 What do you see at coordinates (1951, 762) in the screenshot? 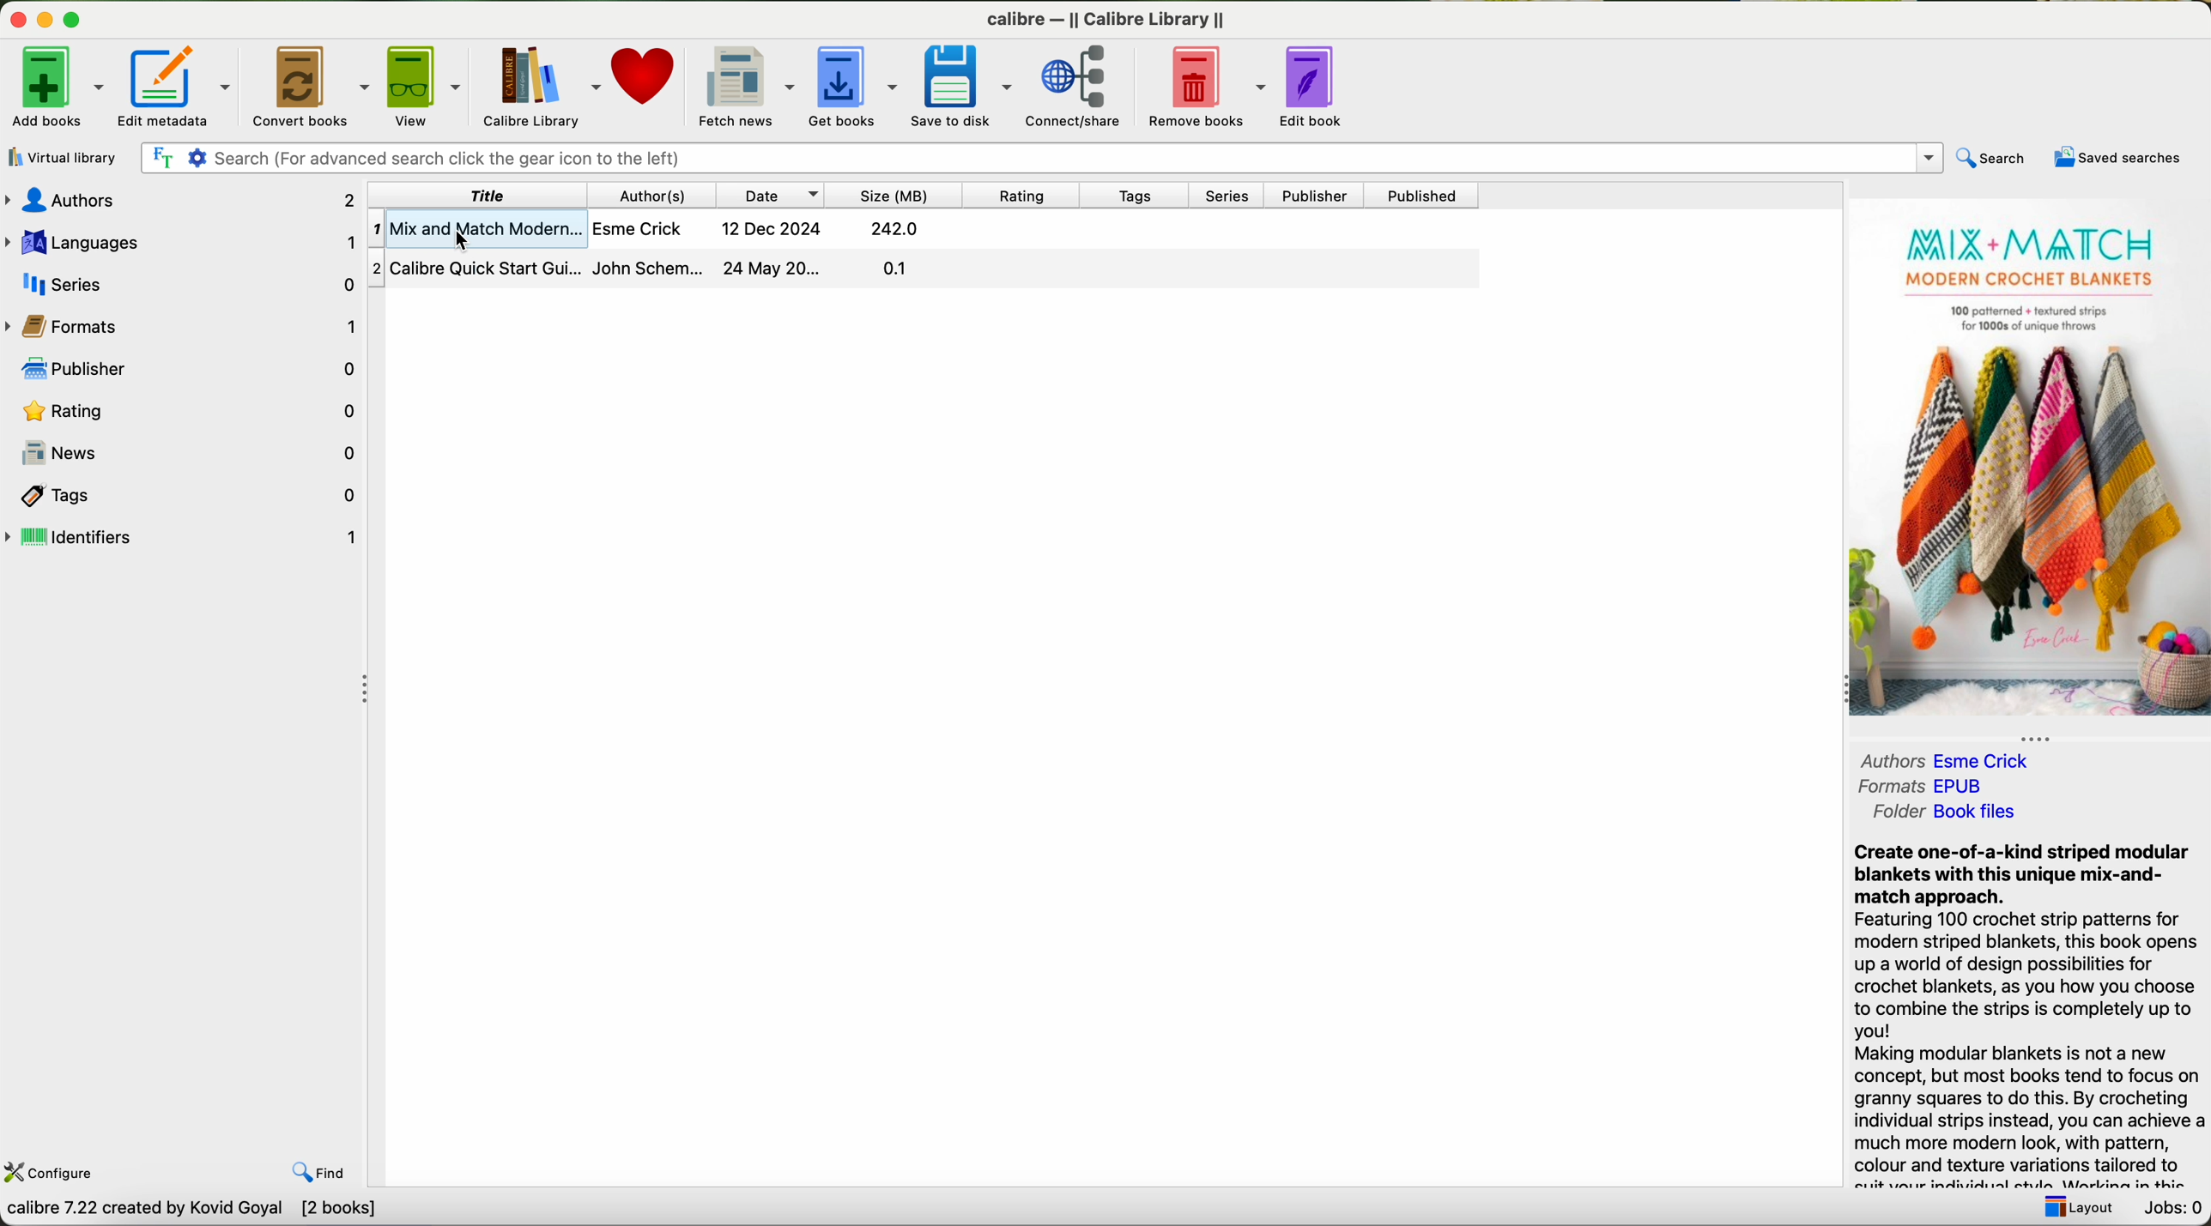
I see `authors` at bounding box center [1951, 762].